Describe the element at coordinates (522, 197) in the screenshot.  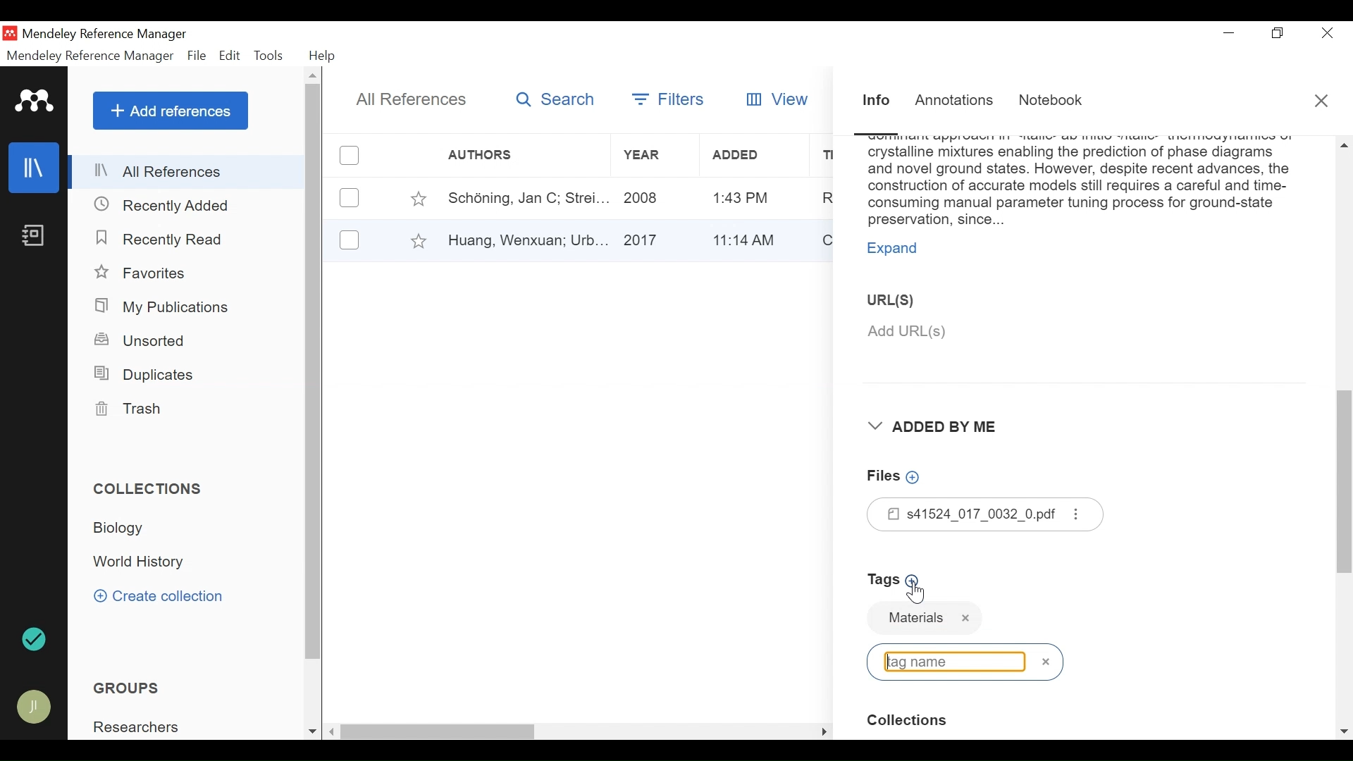
I see `Author` at that location.